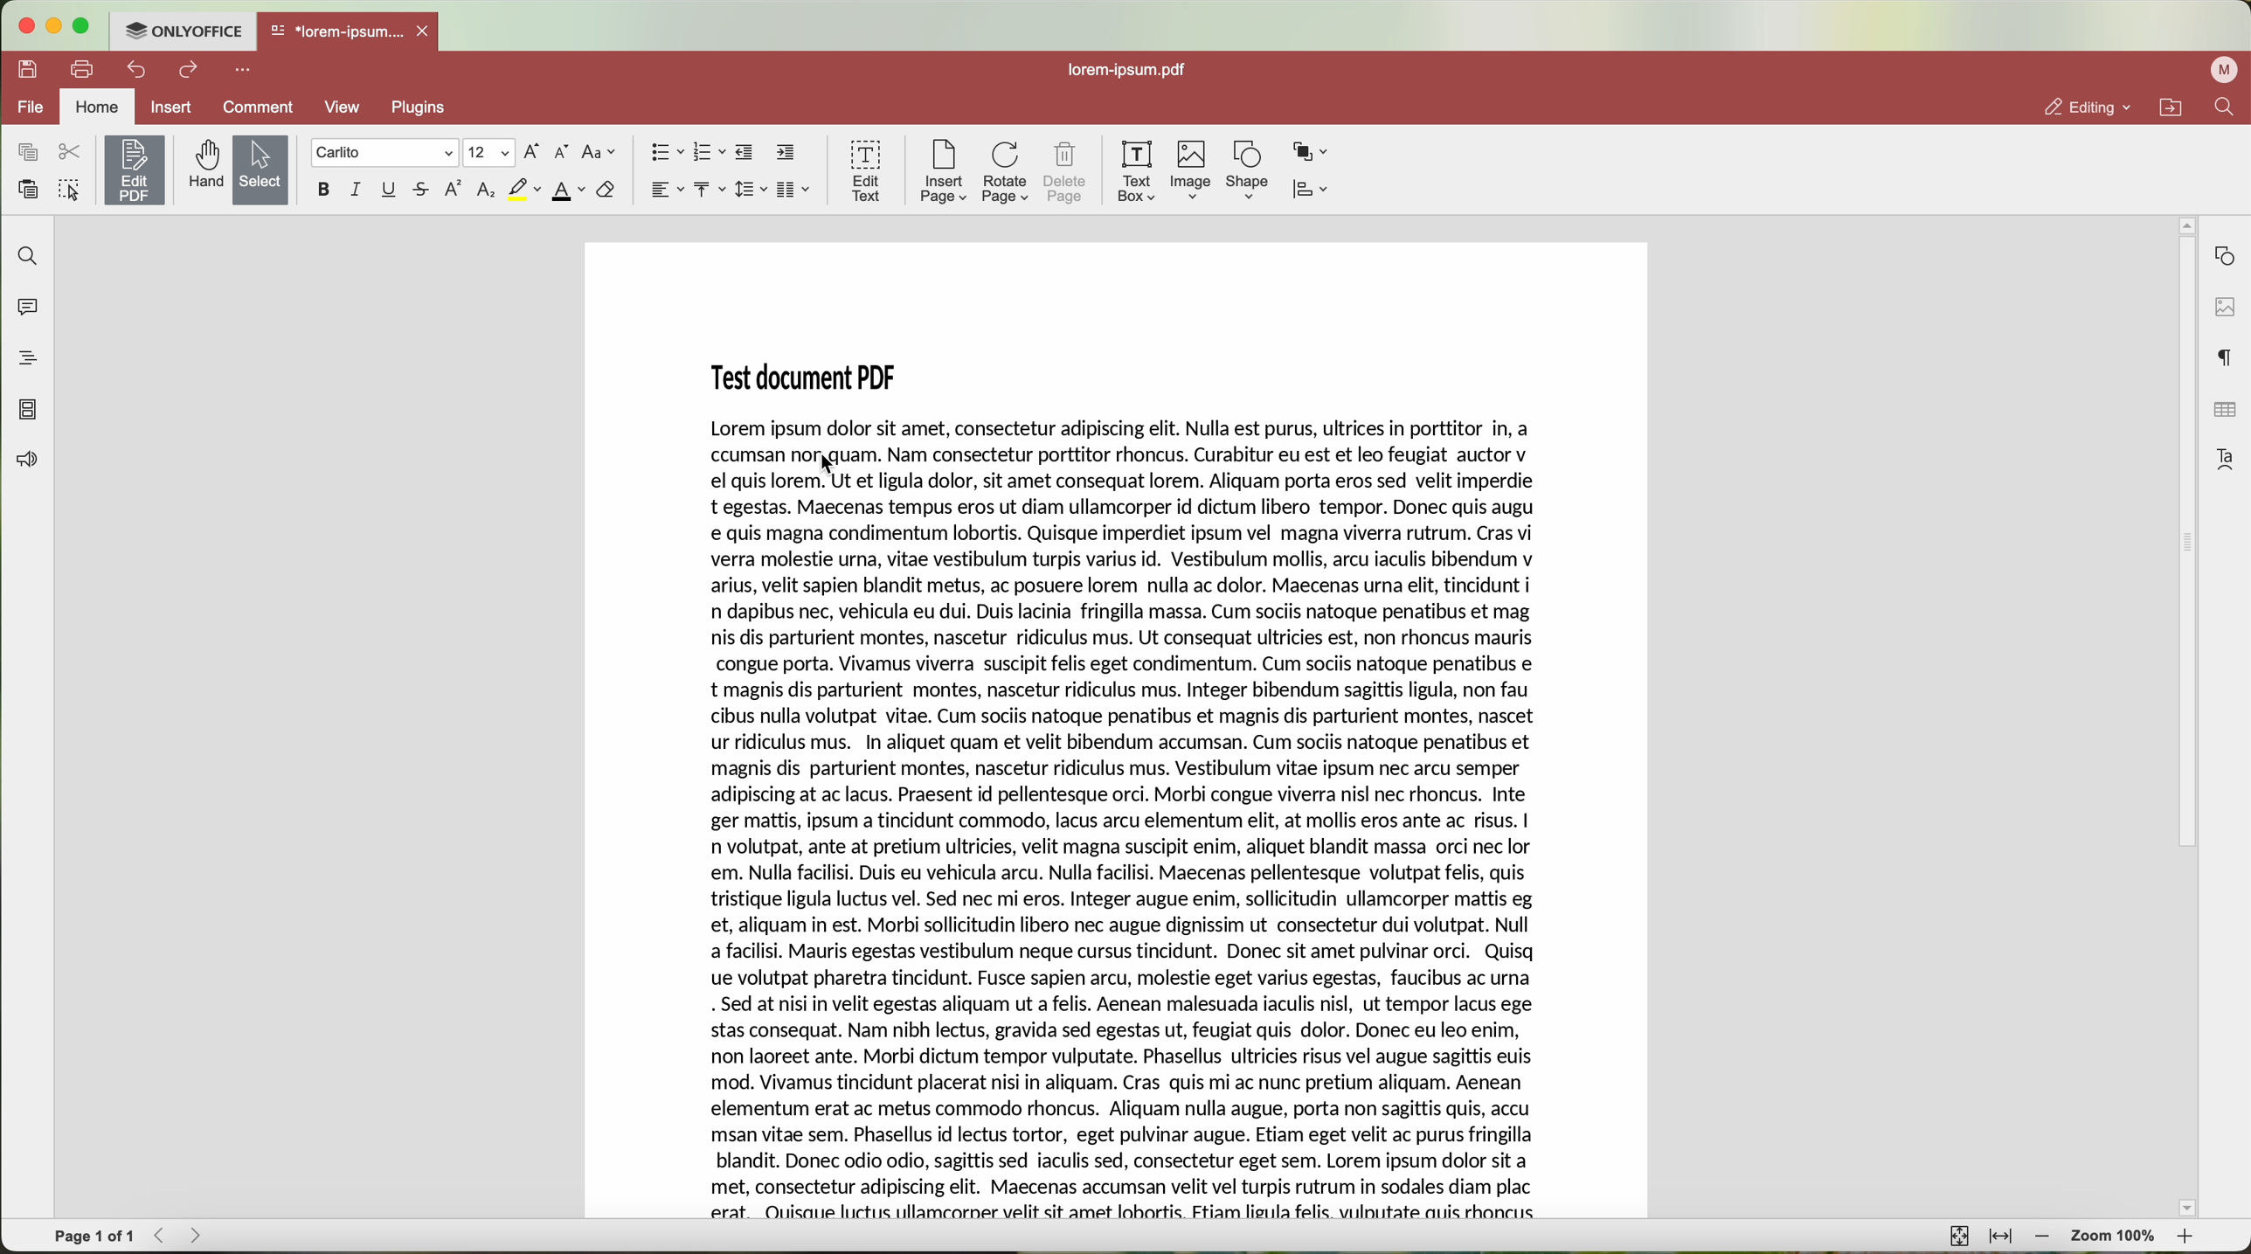 The image size is (2251, 1254). Describe the element at coordinates (2116, 1237) in the screenshot. I see `zoom 100%` at that location.